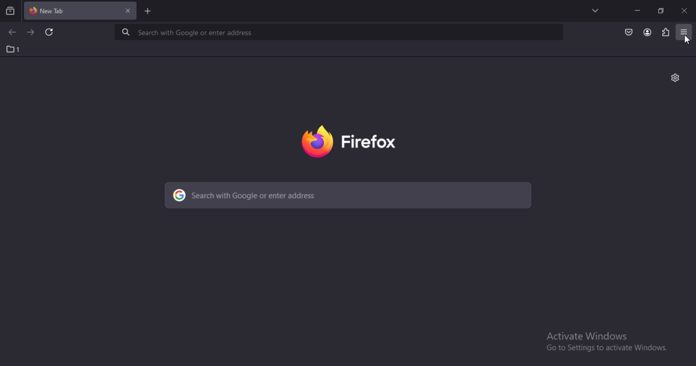 Image resolution: width=696 pixels, height=366 pixels. Describe the element at coordinates (32, 33) in the screenshot. I see `go forward one page` at that location.